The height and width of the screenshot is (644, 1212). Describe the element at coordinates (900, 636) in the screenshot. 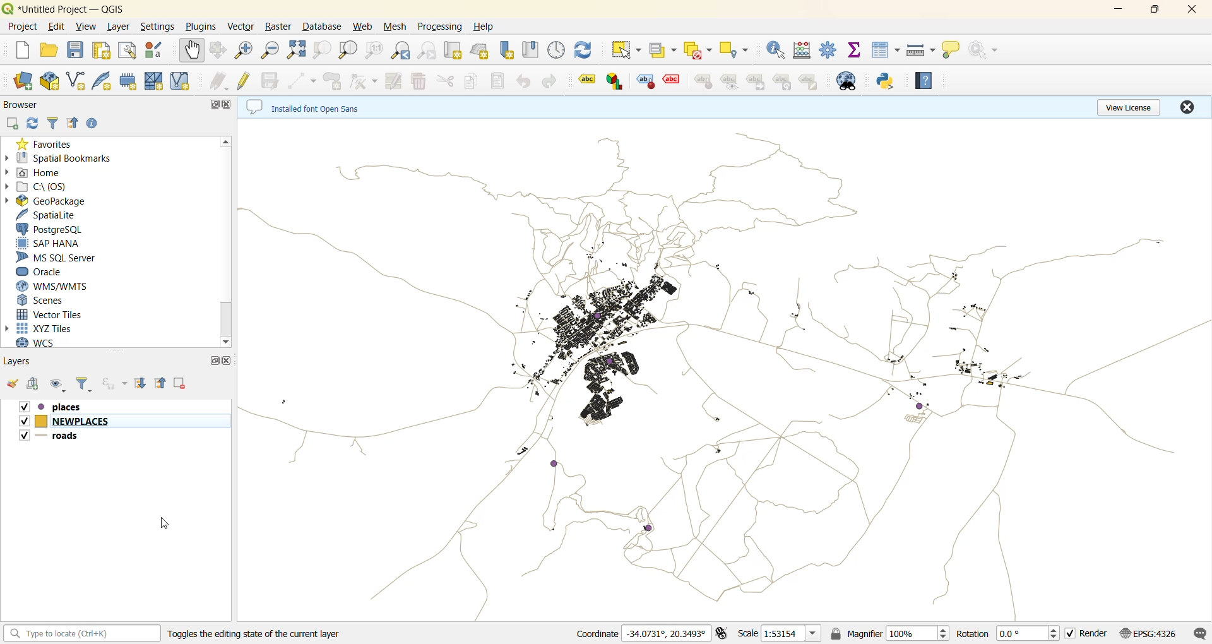

I see `magnifier` at that location.